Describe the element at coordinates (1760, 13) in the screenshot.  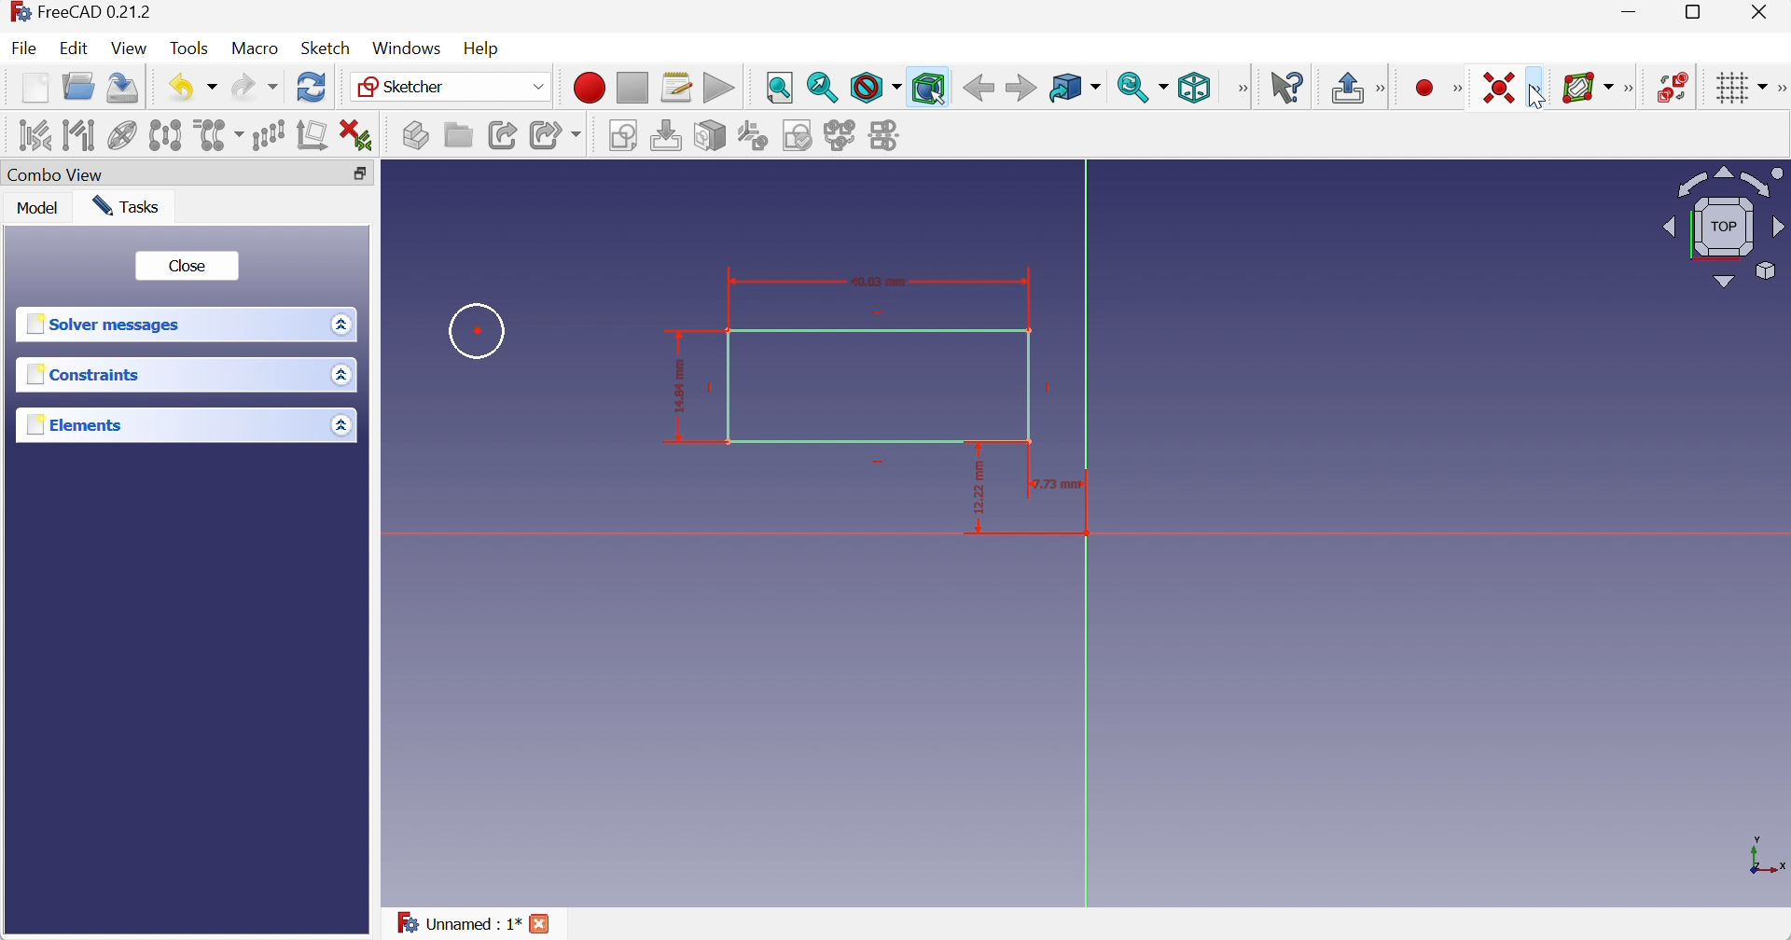
I see `Close` at that location.